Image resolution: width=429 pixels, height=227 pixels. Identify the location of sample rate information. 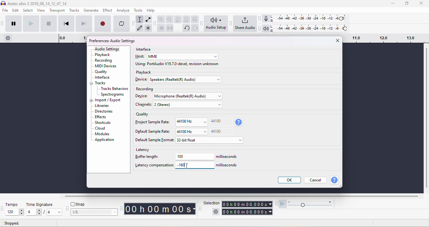
(239, 122).